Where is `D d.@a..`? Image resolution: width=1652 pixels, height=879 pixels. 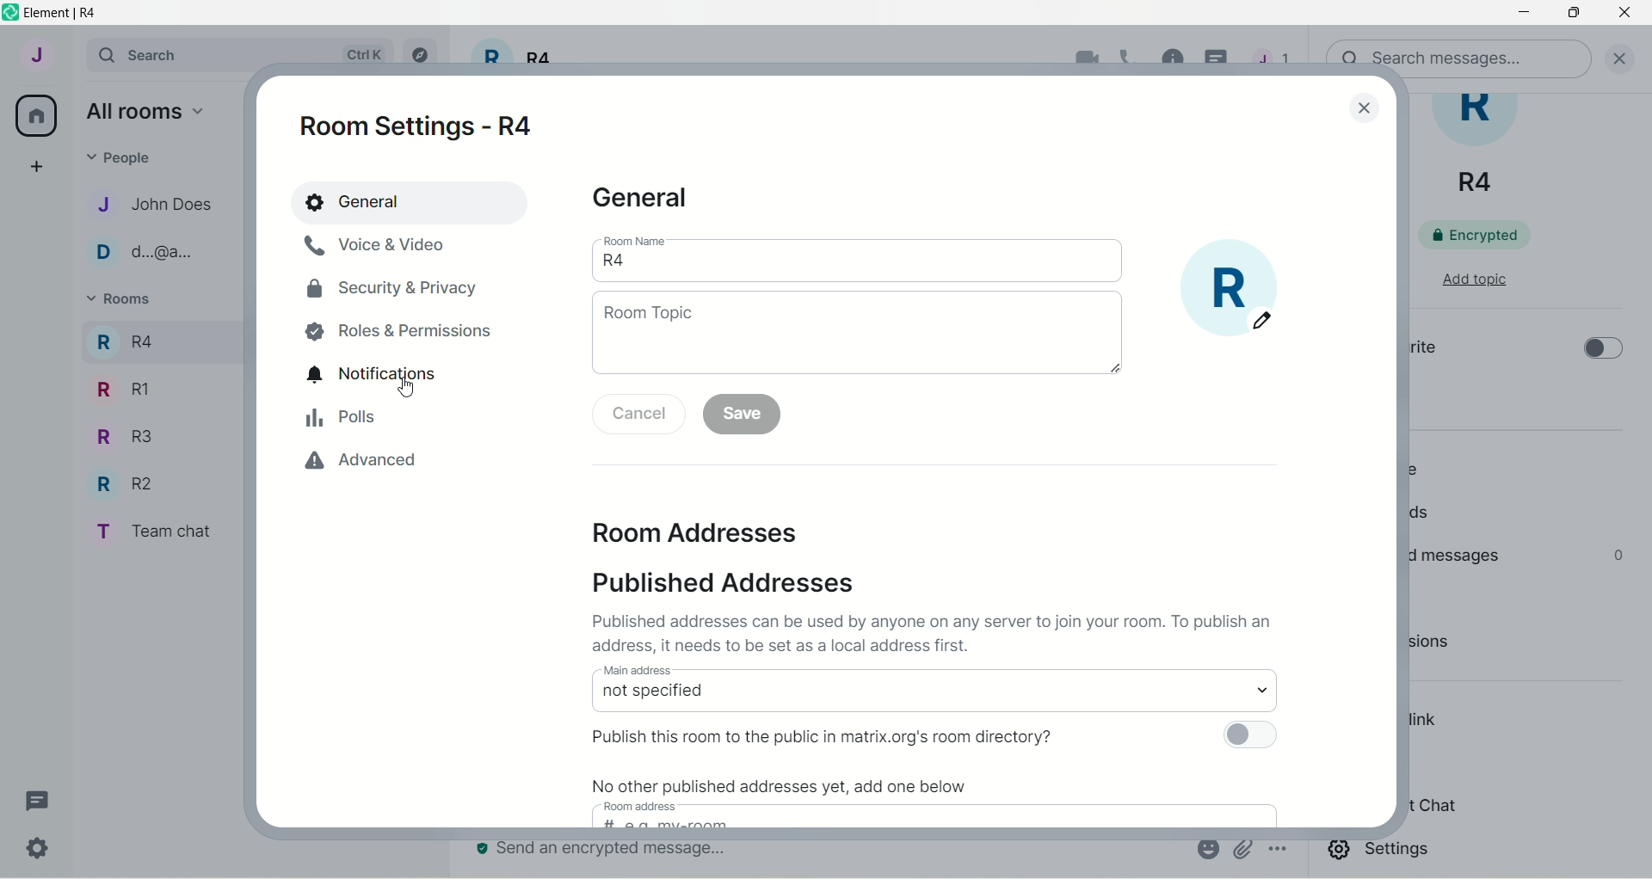 D d.@a.. is located at coordinates (139, 252).